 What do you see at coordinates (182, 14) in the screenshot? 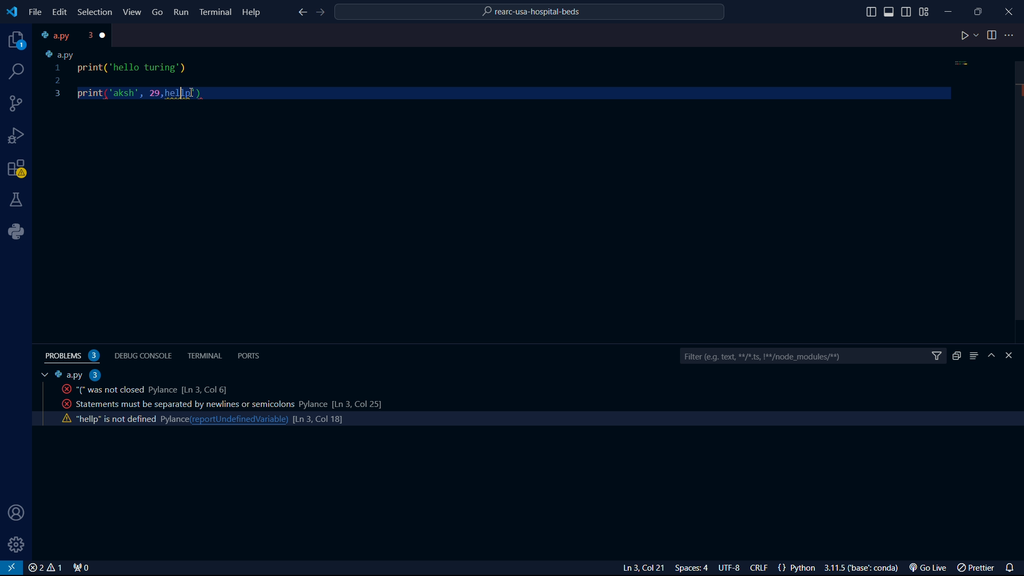
I see `Run` at bounding box center [182, 14].